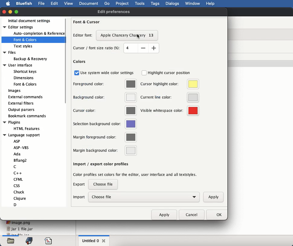 This screenshot has width=293, height=246. What do you see at coordinates (67, 60) in the screenshot?
I see `scroll` at bounding box center [67, 60].